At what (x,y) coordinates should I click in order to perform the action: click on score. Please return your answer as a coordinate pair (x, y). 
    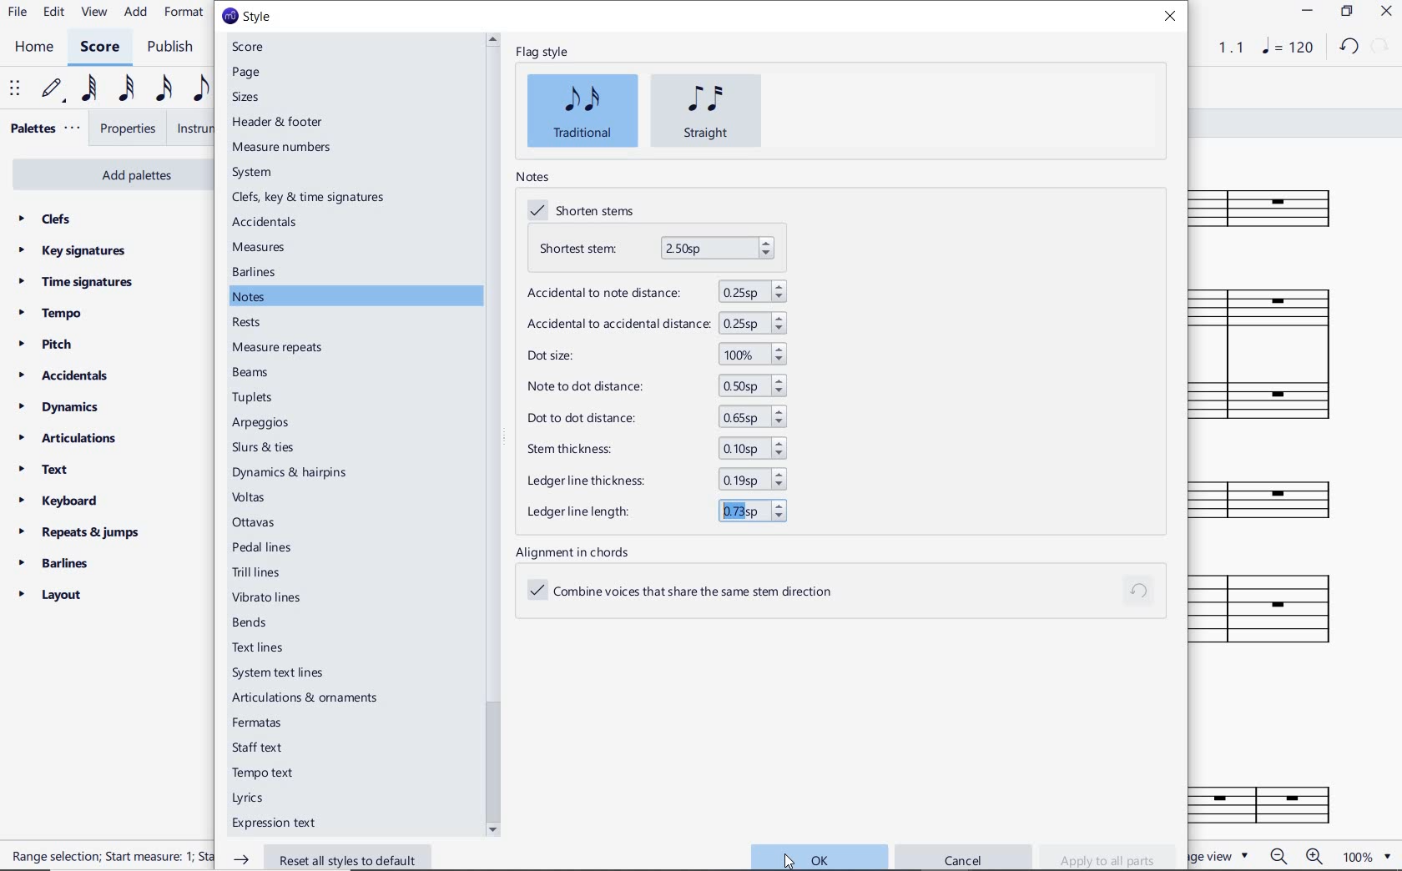
    Looking at the image, I should click on (249, 48).